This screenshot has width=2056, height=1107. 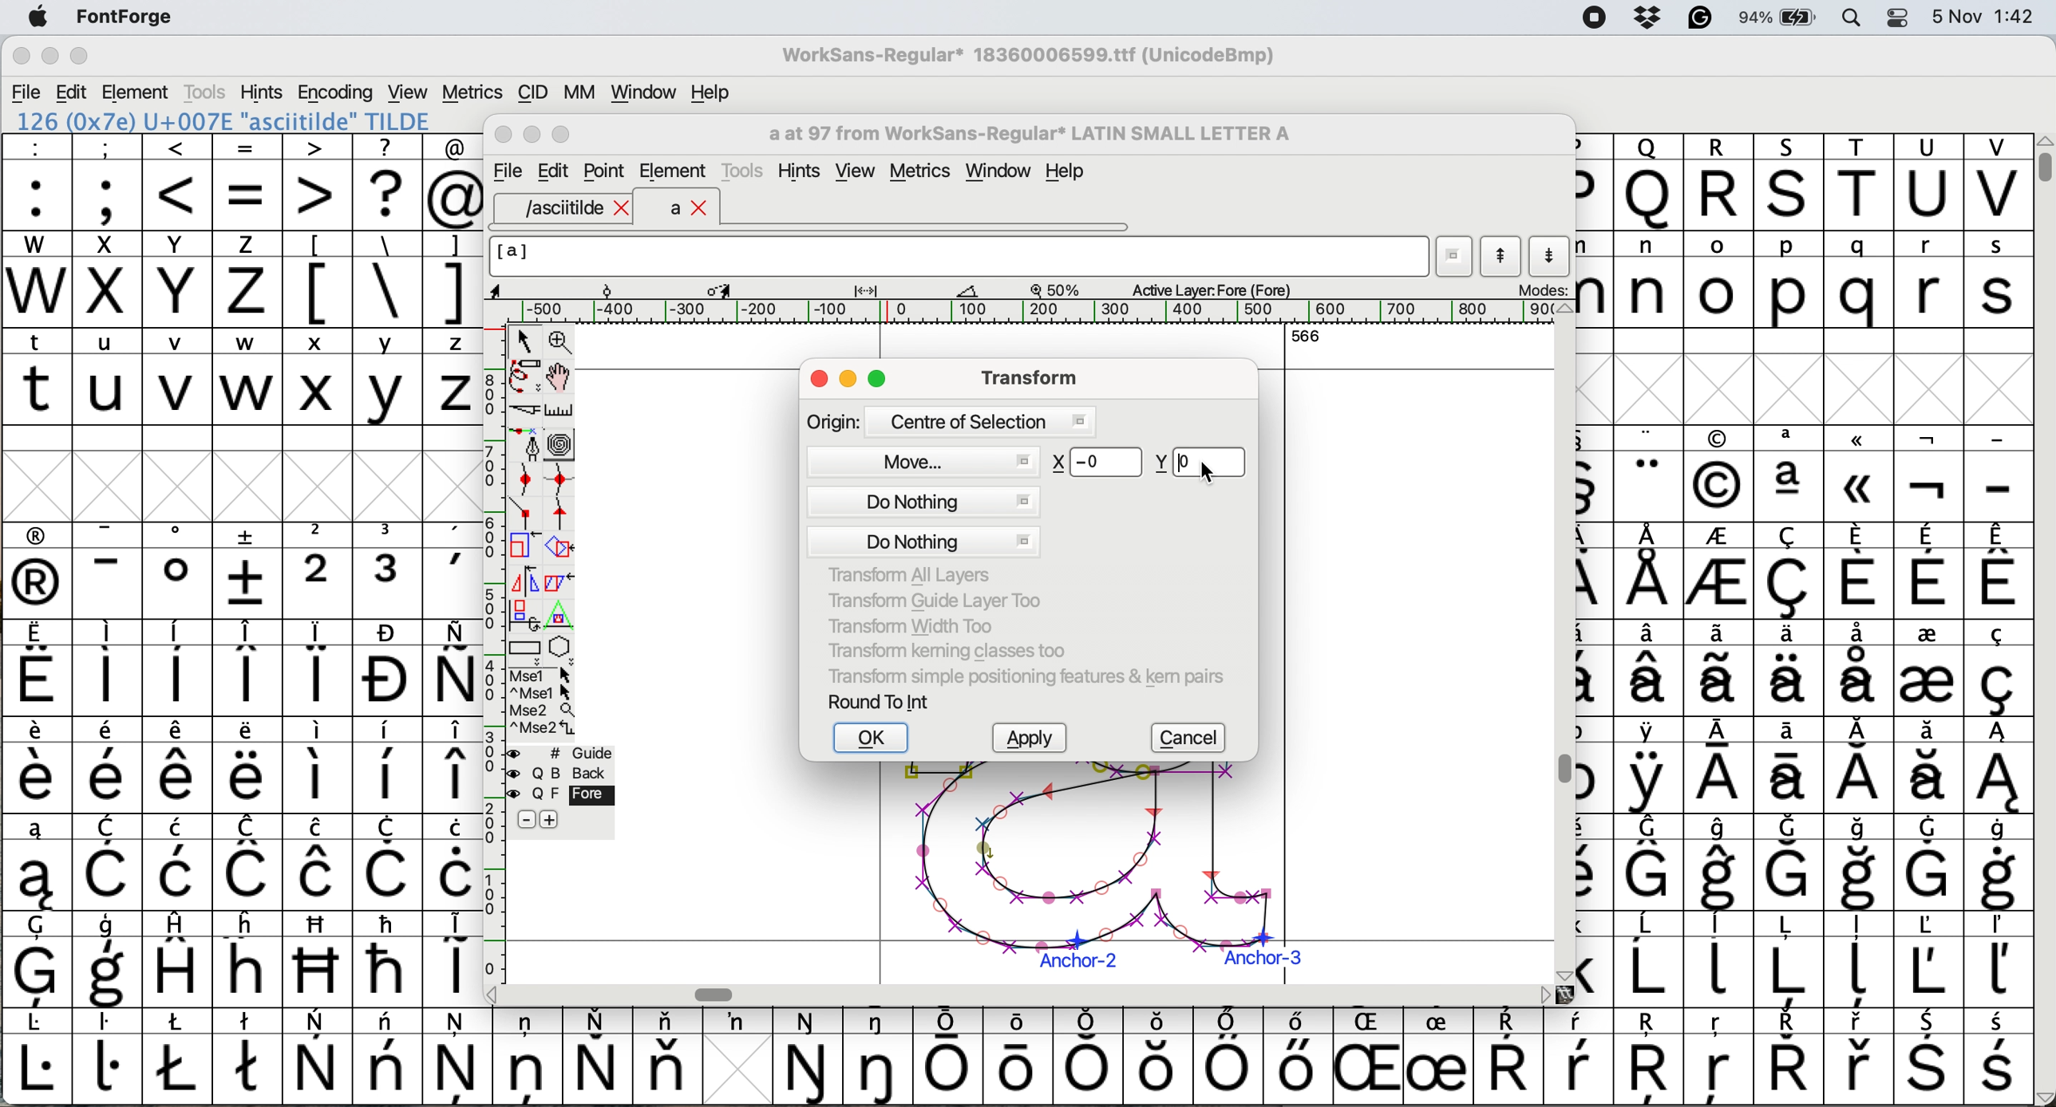 What do you see at coordinates (1791, 182) in the screenshot?
I see `` at bounding box center [1791, 182].